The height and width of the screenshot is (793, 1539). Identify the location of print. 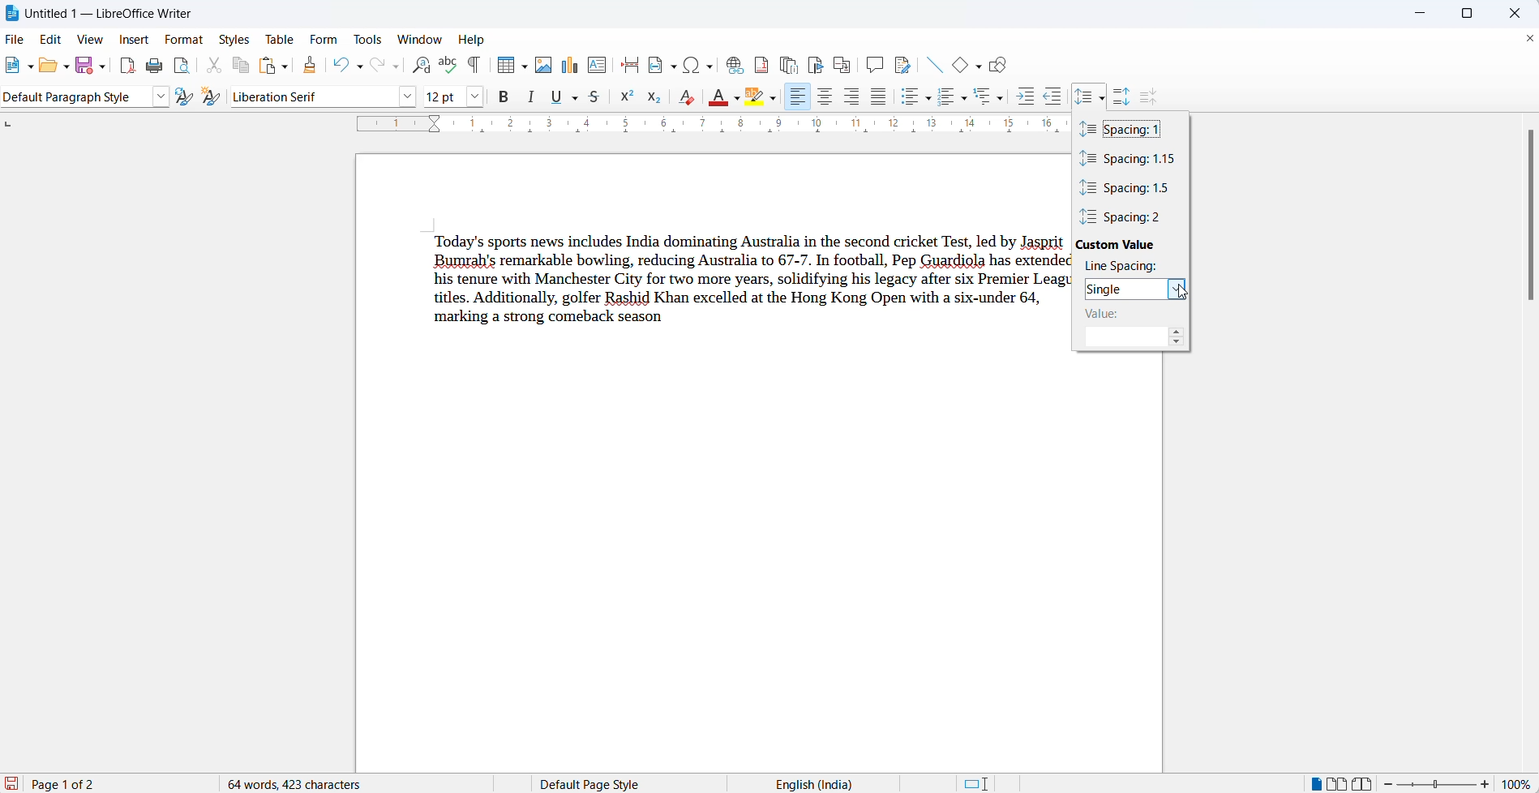
(156, 64).